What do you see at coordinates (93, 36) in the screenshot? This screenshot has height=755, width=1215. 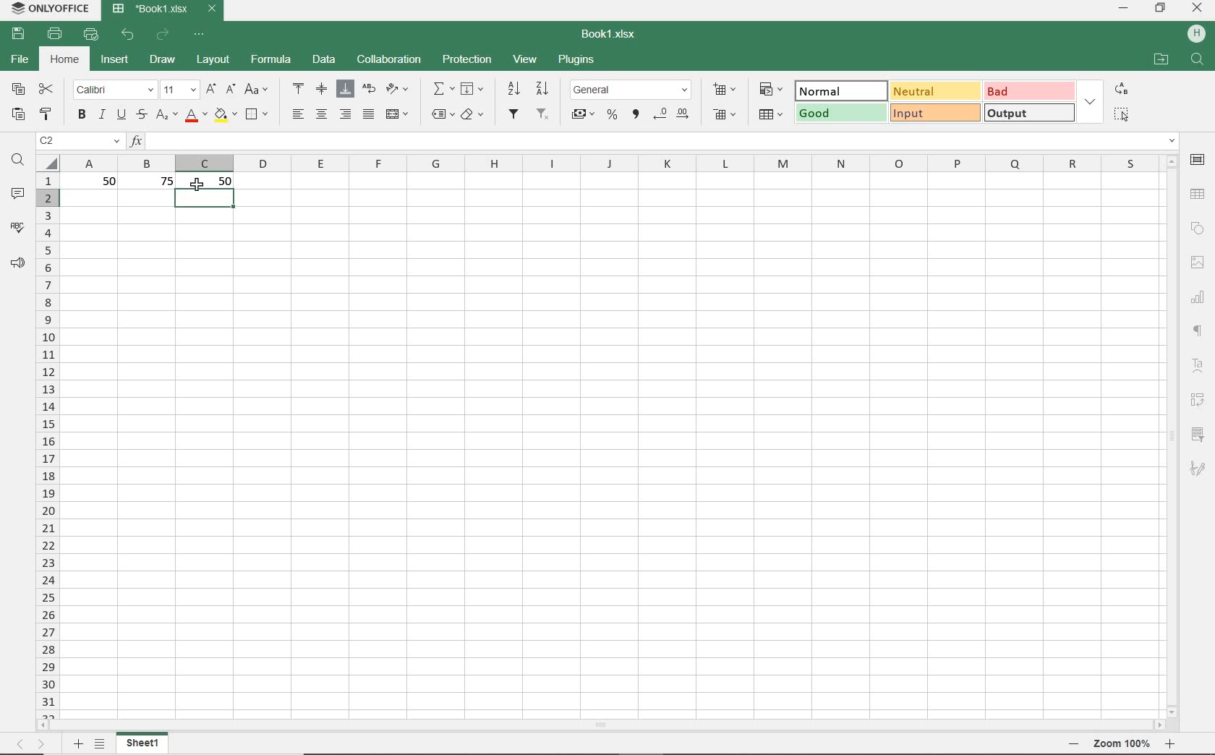 I see `quick print` at bounding box center [93, 36].